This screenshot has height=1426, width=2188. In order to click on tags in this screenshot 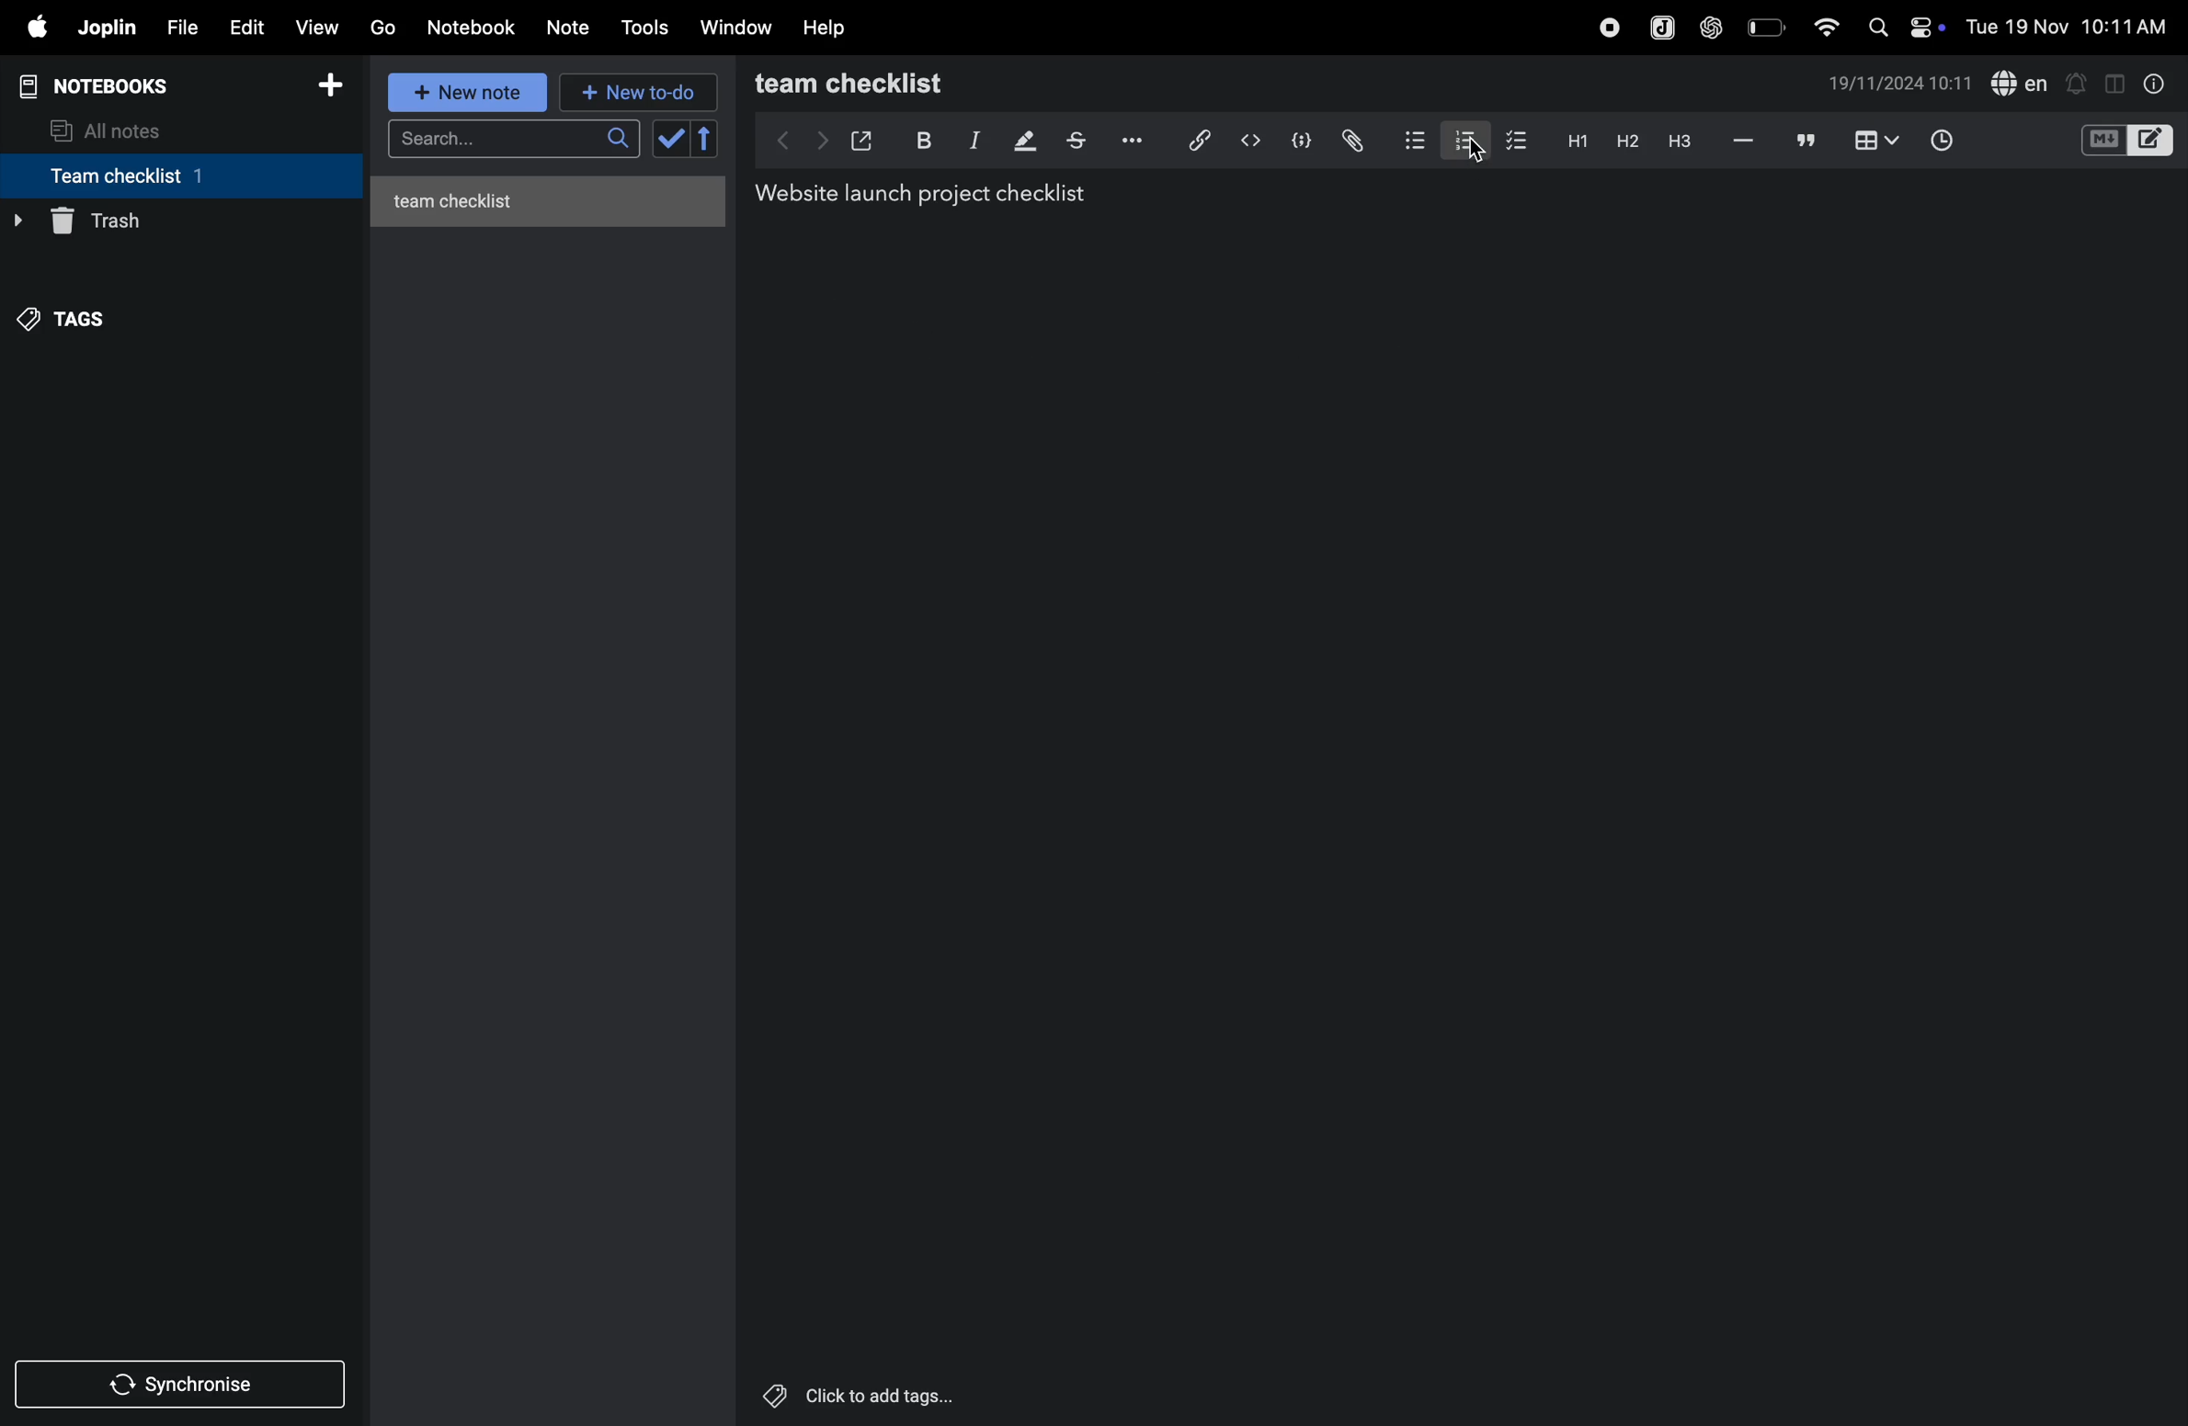, I will do `click(74, 313)`.